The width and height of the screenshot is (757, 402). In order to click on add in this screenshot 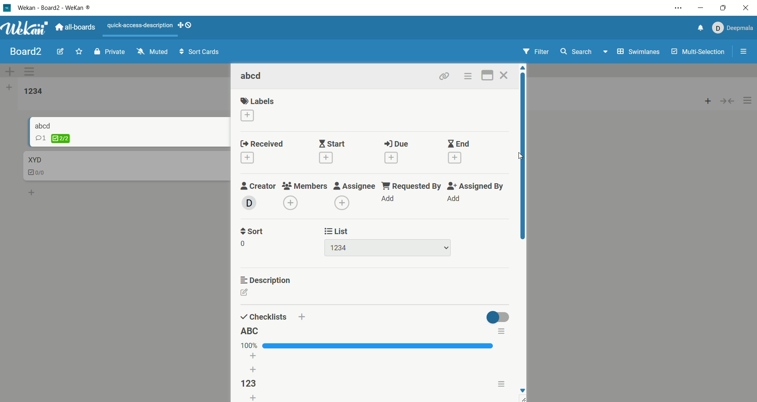, I will do `click(388, 197)`.